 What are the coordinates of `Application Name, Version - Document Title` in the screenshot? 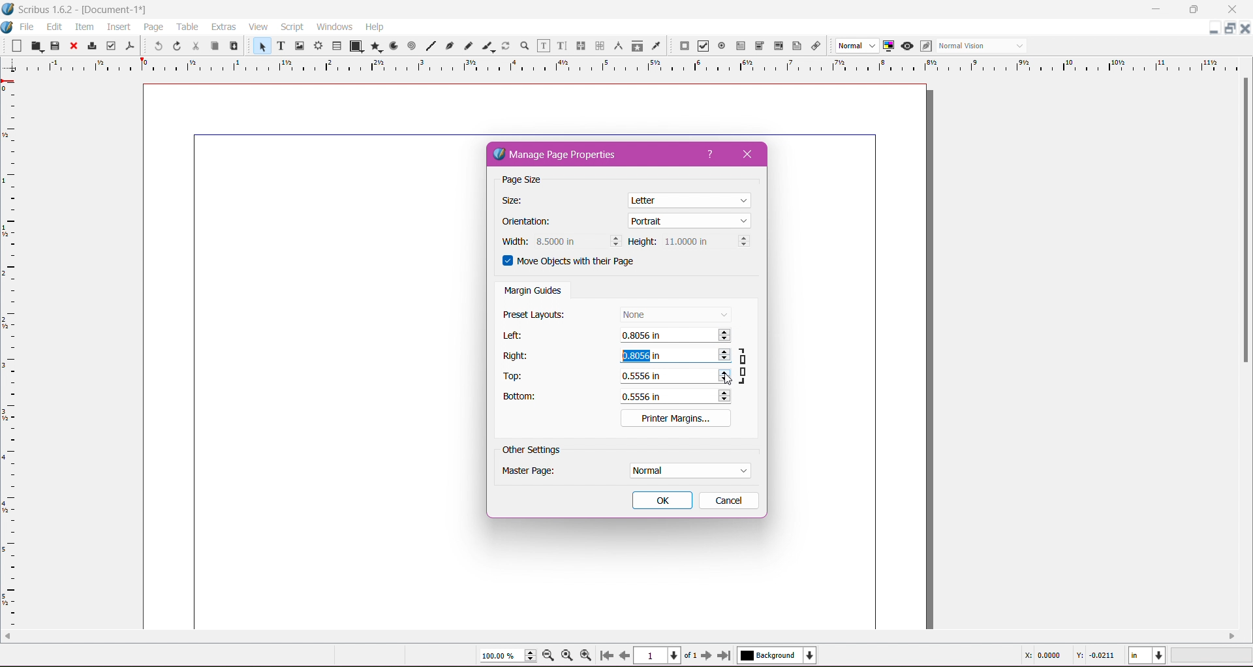 It's located at (87, 10).